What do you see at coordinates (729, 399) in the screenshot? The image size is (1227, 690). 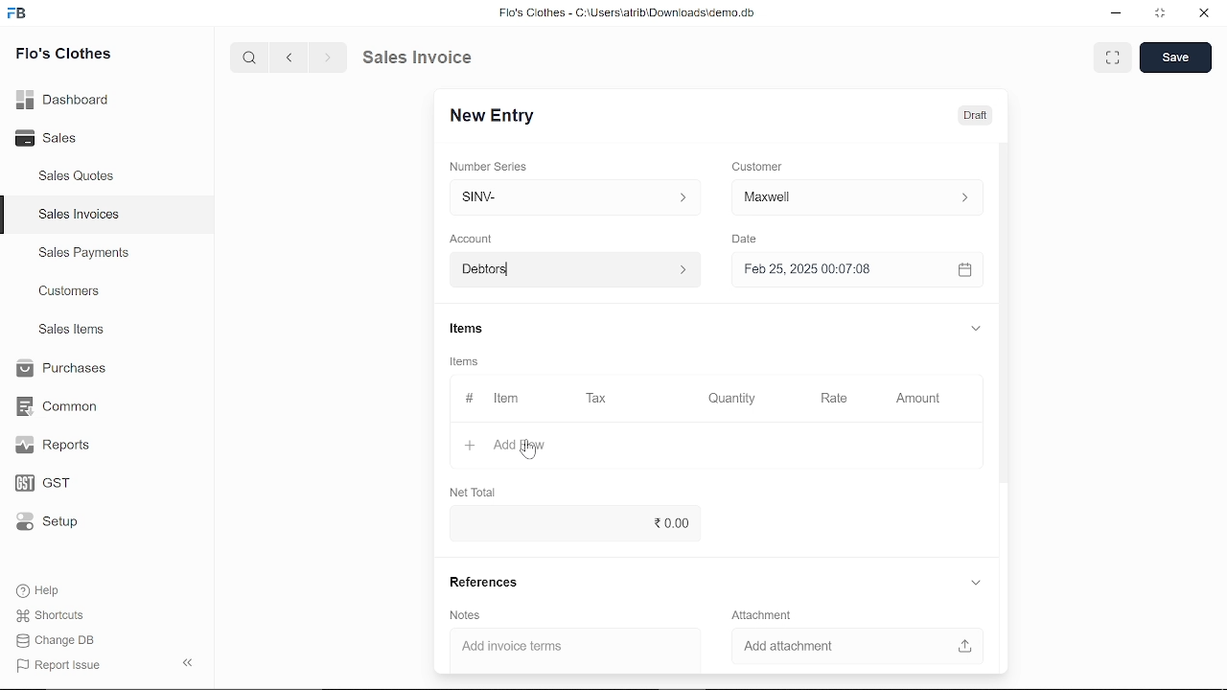 I see ` Quantity` at bounding box center [729, 399].